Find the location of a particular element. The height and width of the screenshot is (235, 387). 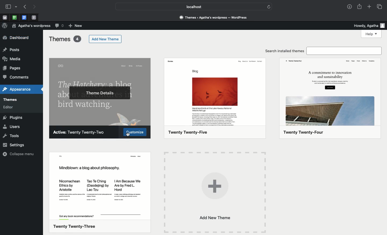

Previous page is located at coordinates (24, 7).